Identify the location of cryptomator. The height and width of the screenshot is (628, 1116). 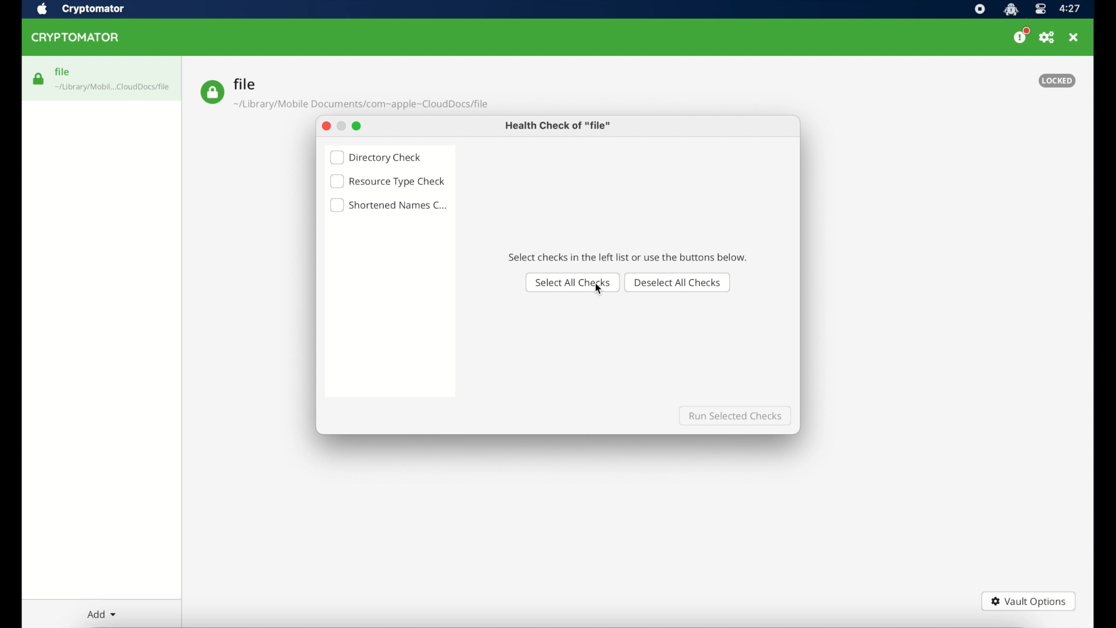
(94, 9).